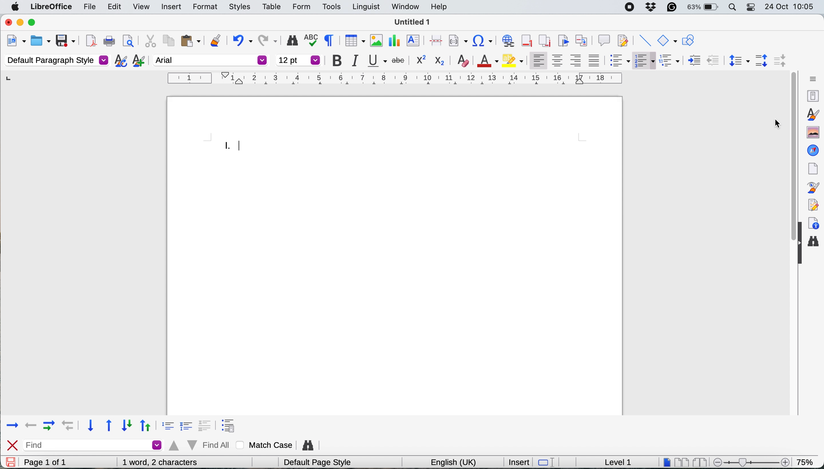 Image resolution: width=824 pixels, height=469 pixels. Describe the element at coordinates (811, 187) in the screenshot. I see `style inspector` at that location.